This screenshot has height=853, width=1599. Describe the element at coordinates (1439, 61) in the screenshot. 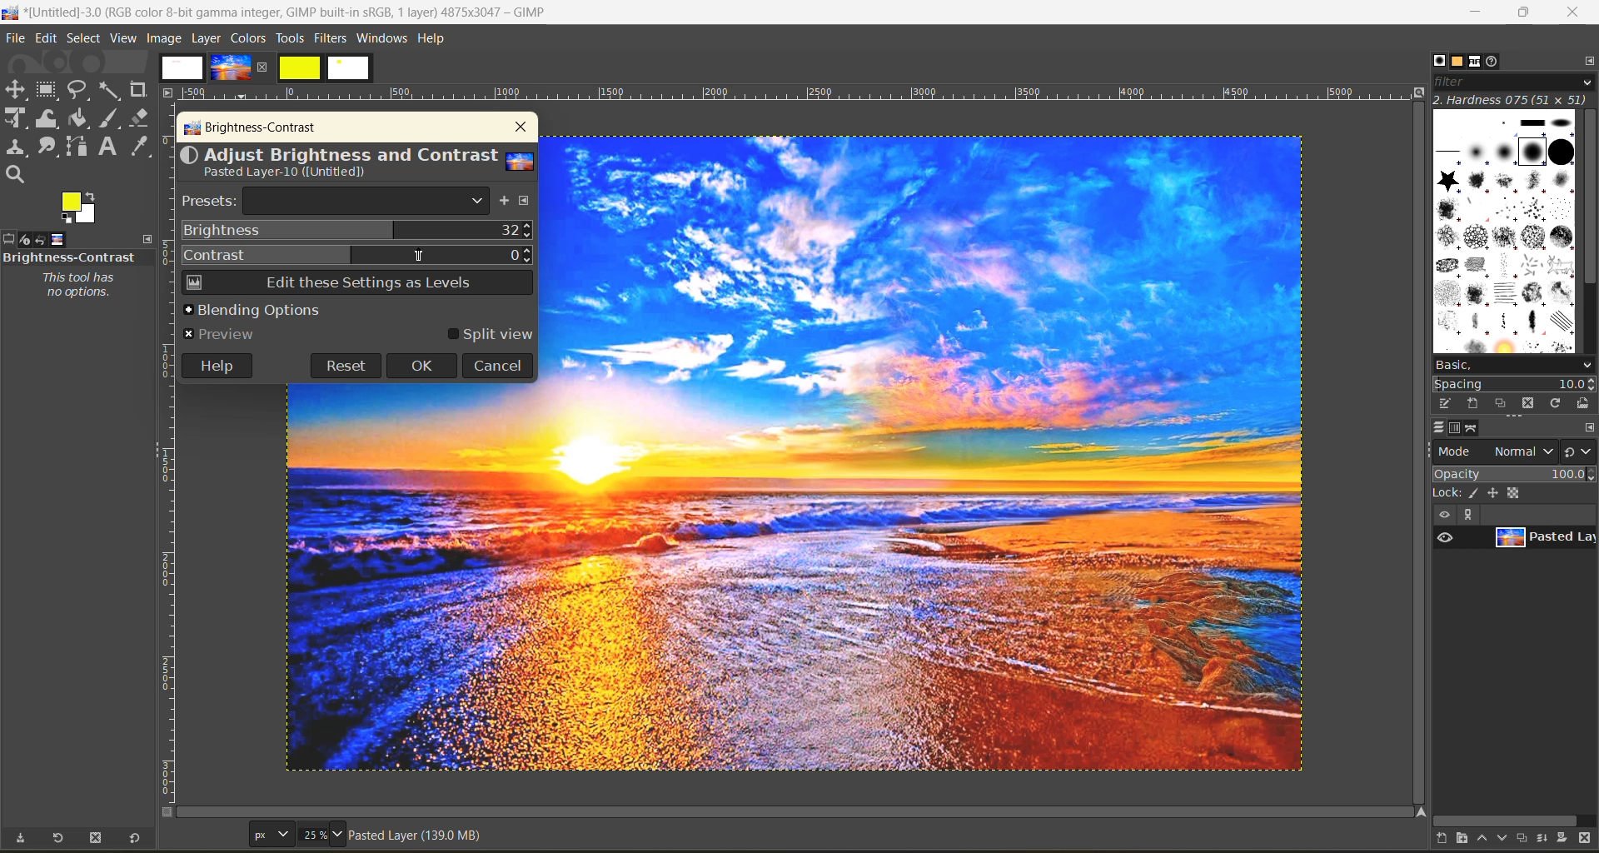

I see `brushes` at that location.